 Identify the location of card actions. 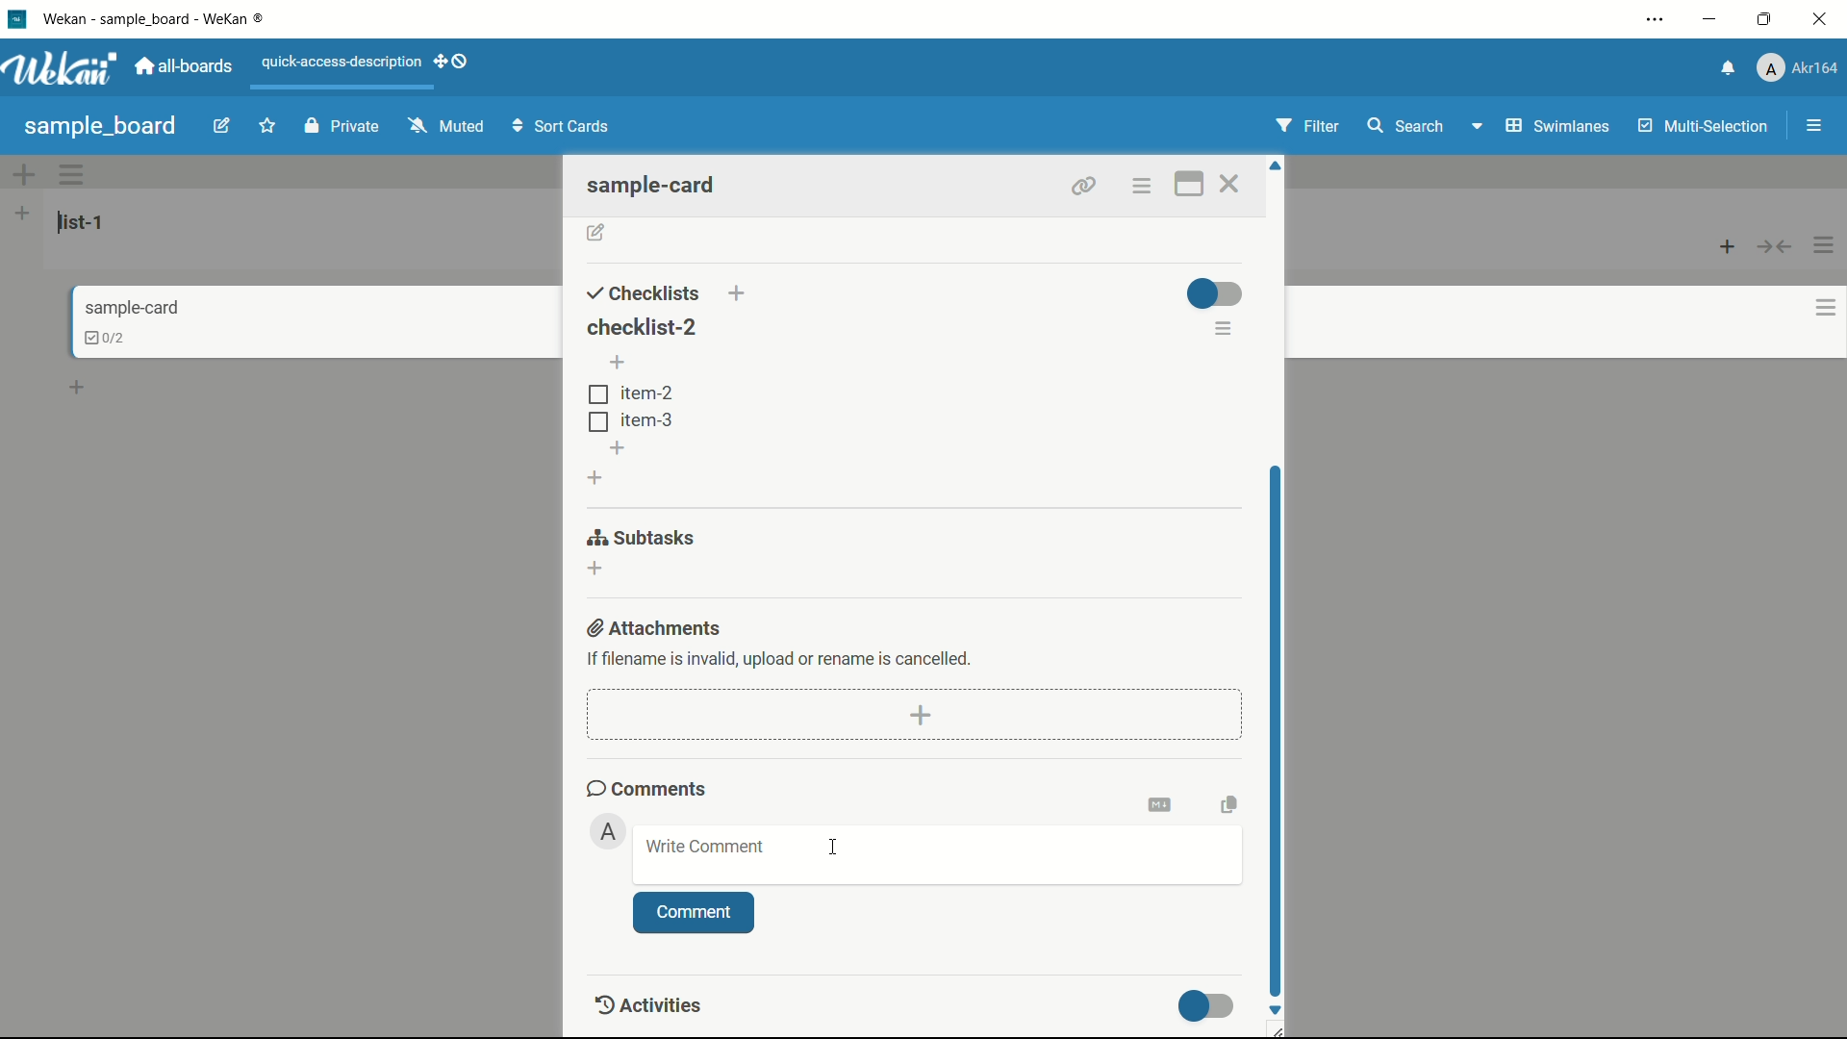
(1811, 309).